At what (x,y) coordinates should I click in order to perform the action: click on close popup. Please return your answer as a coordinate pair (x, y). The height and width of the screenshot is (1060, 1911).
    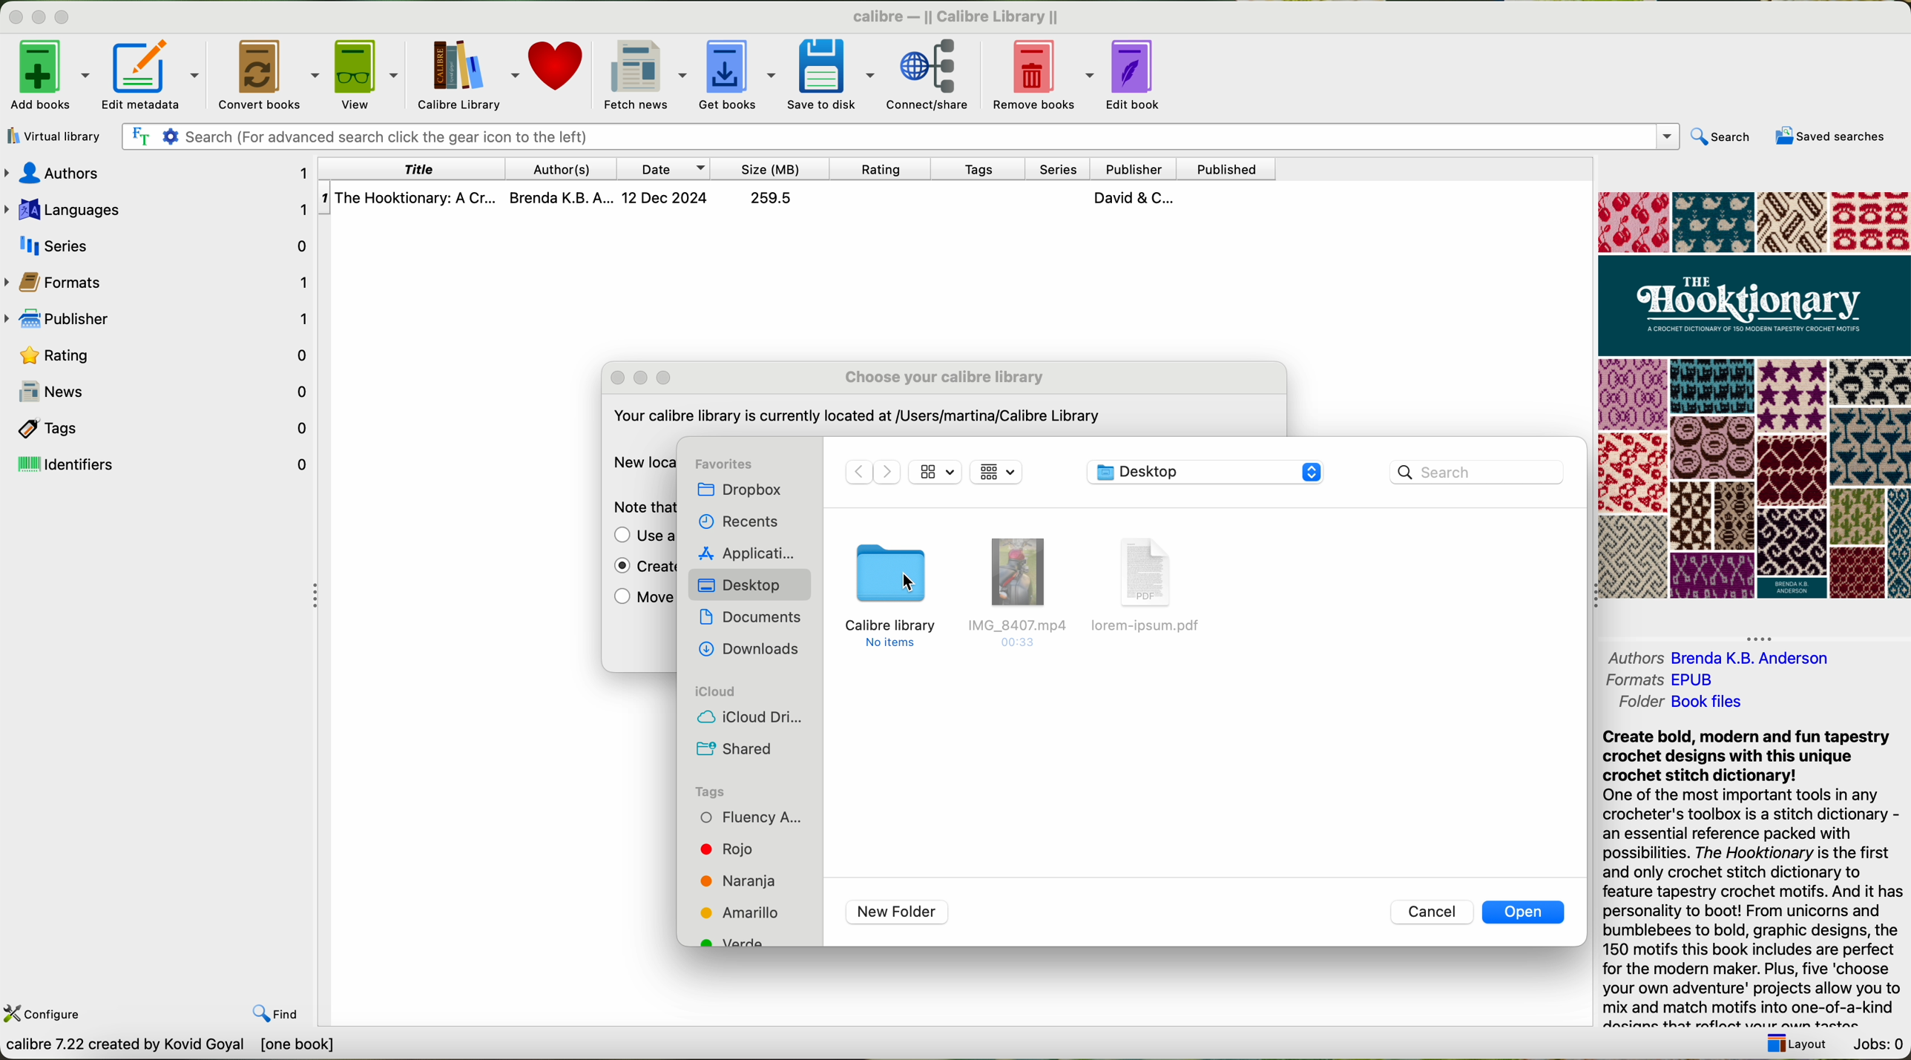
    Looking at the image, I should click on (615, 376).